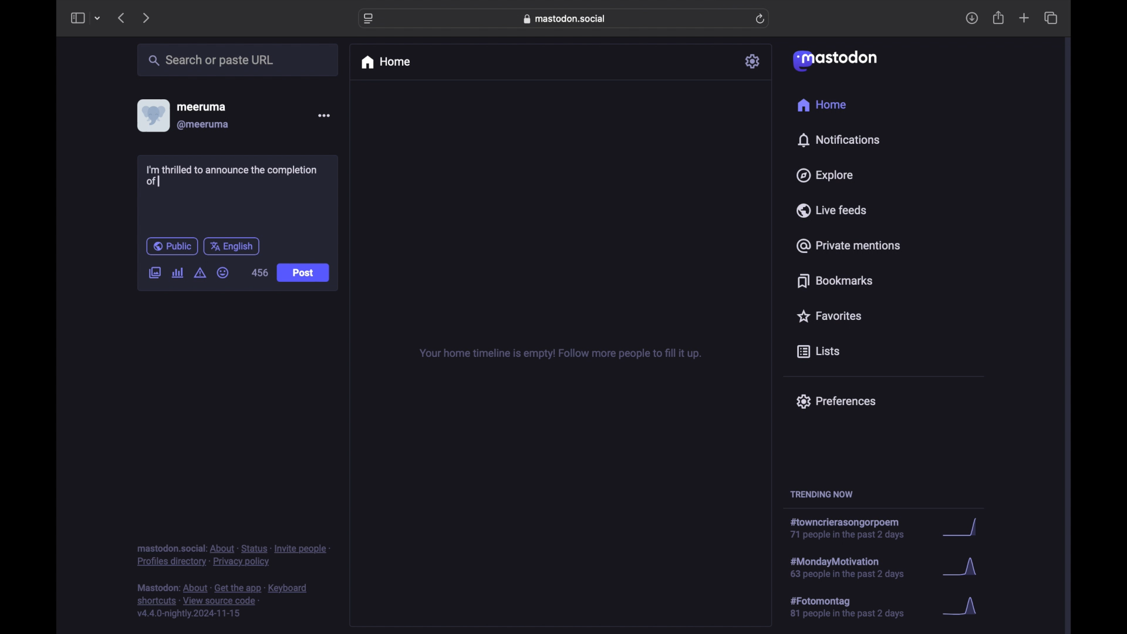 Image resolution: width=1127 pixels, height=634 pixels. I want to click on post, so click(304, 274).